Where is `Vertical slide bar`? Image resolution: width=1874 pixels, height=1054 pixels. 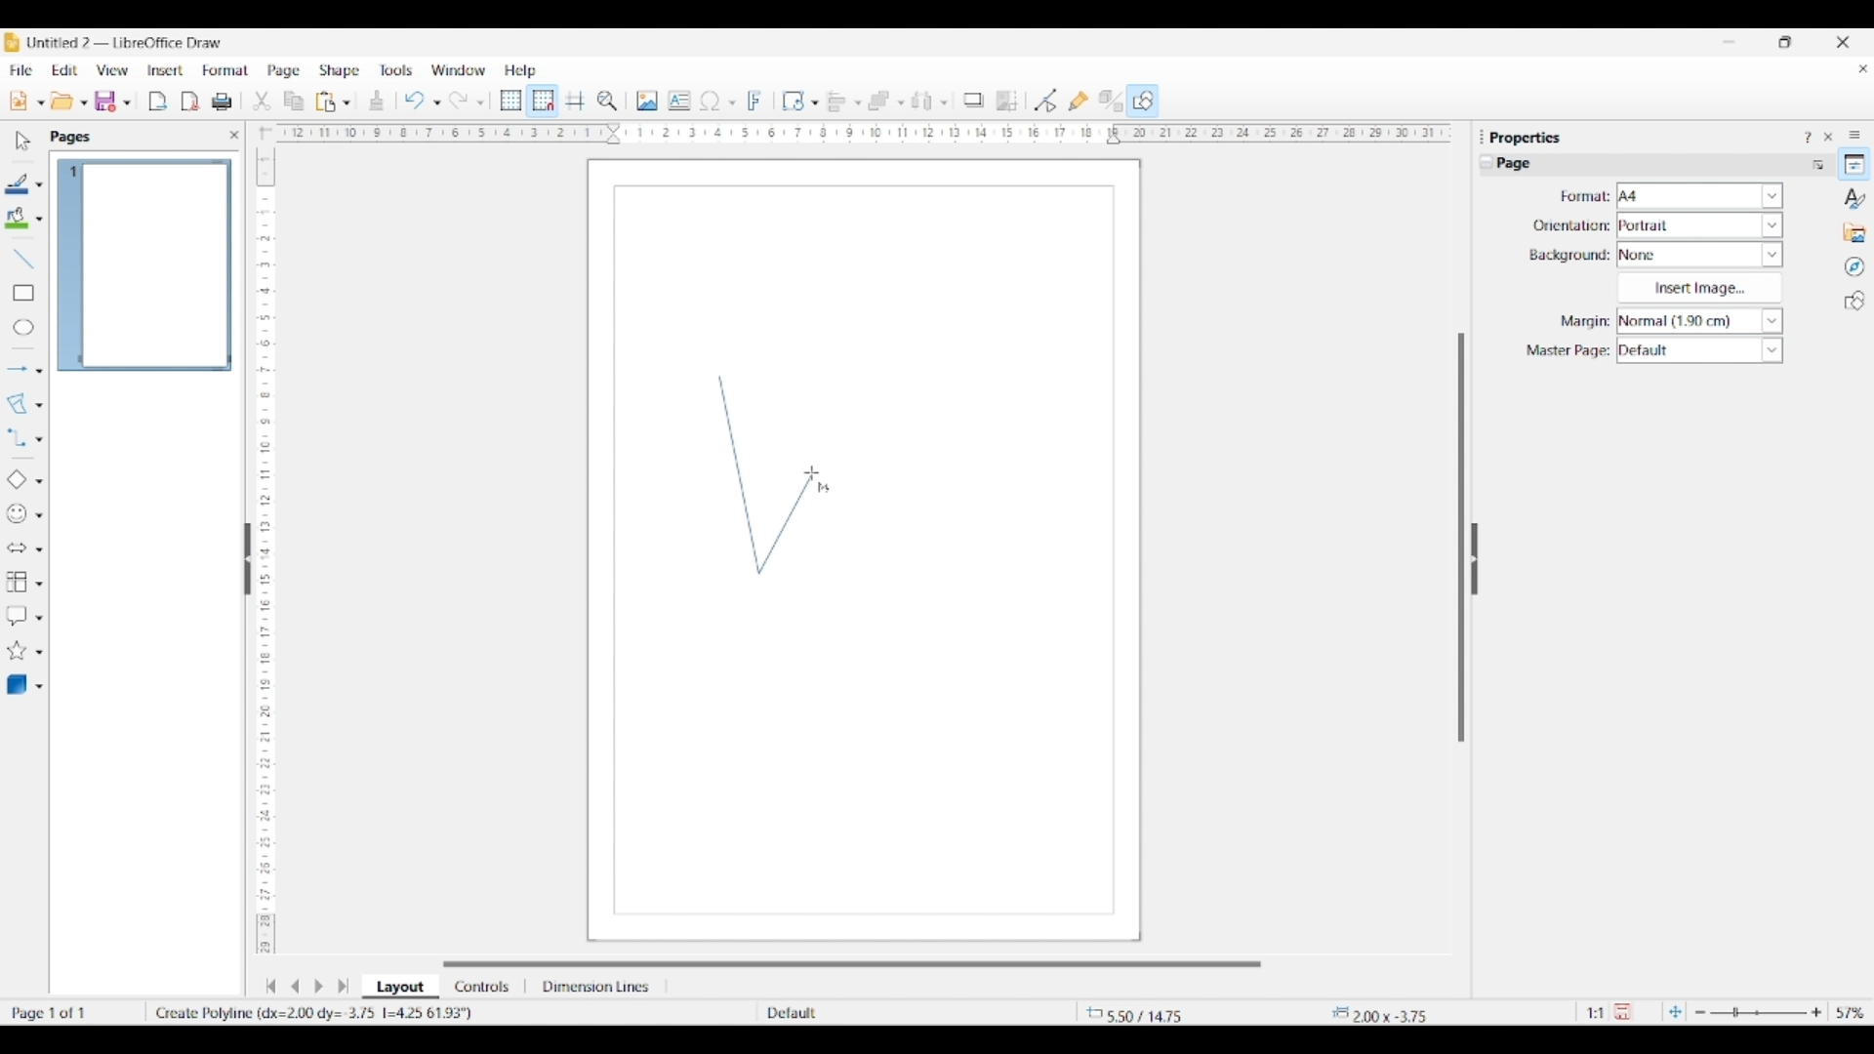 Vertical slide bar is located at coordinates (1461, 538).